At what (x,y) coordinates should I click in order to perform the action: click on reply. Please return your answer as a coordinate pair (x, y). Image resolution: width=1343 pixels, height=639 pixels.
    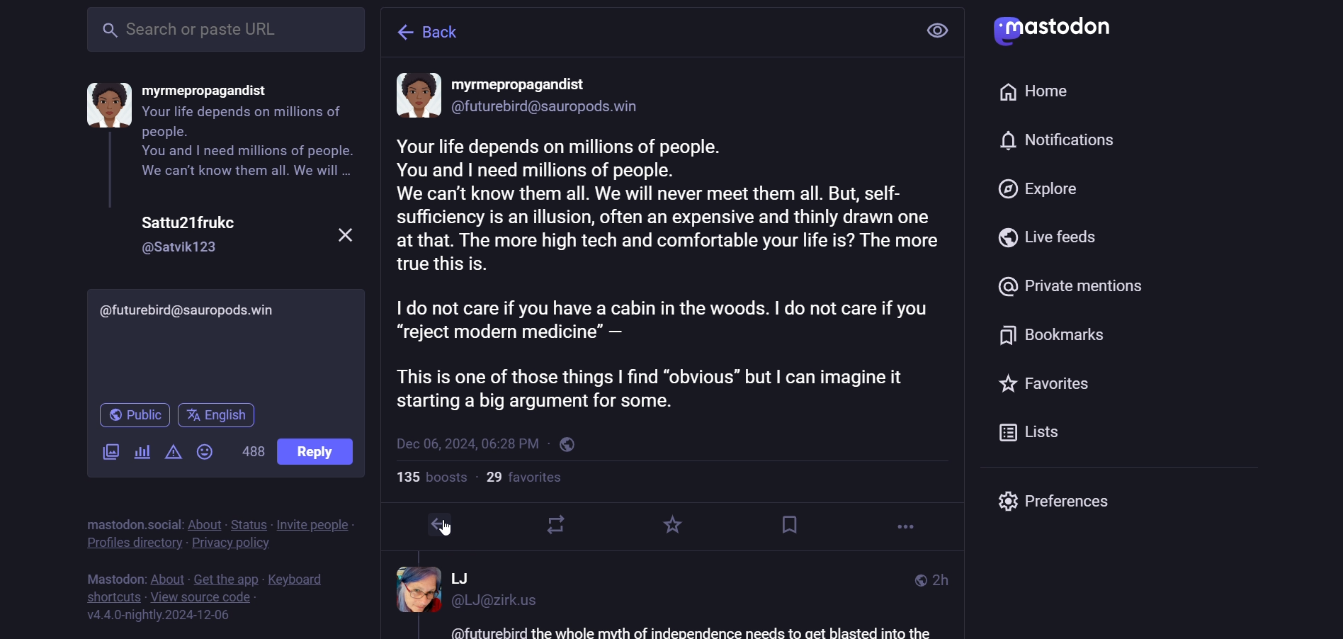
    Looking at the image, I should click on (321, 452).